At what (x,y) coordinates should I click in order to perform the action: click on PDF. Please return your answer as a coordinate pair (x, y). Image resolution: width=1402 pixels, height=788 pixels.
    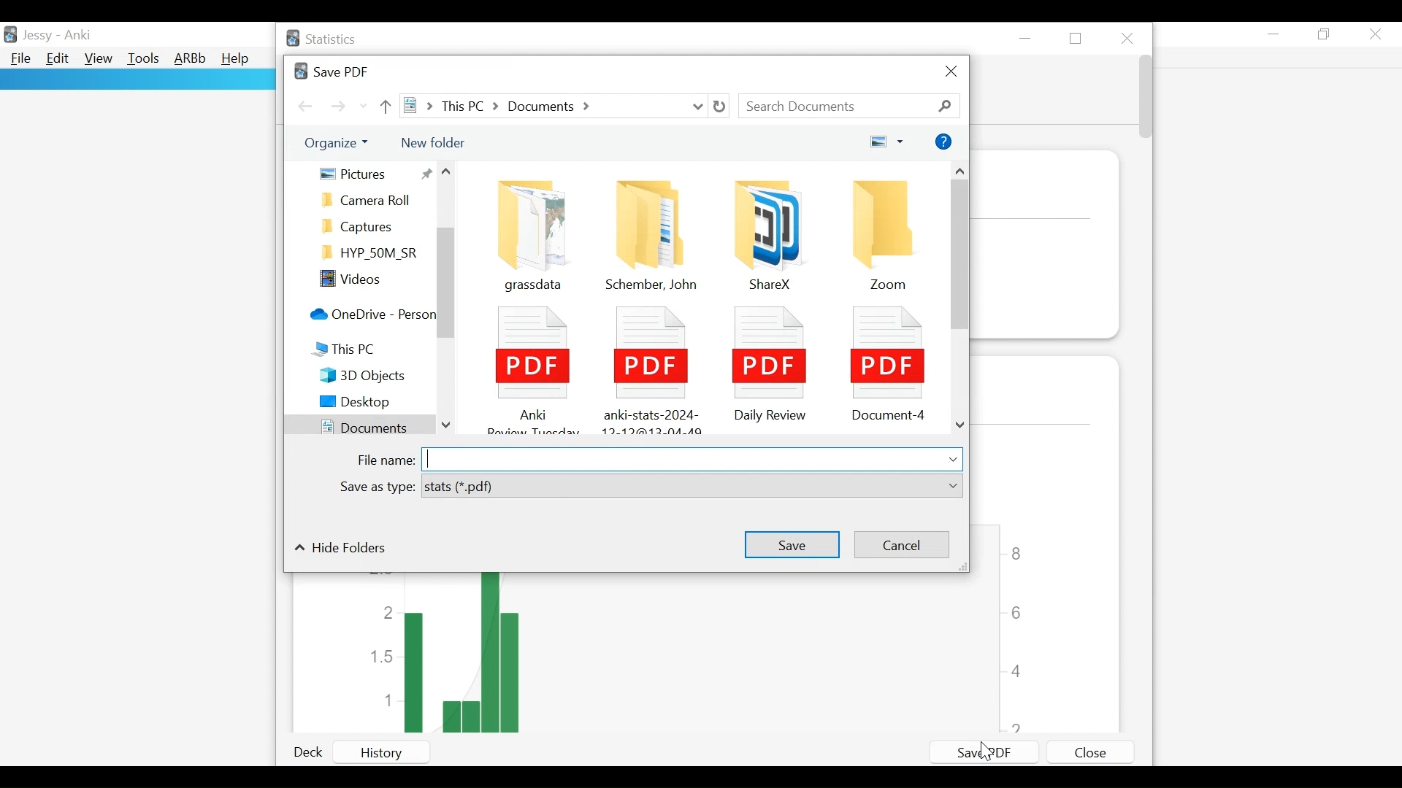
    Looking at the image, I should click on (529, 366).